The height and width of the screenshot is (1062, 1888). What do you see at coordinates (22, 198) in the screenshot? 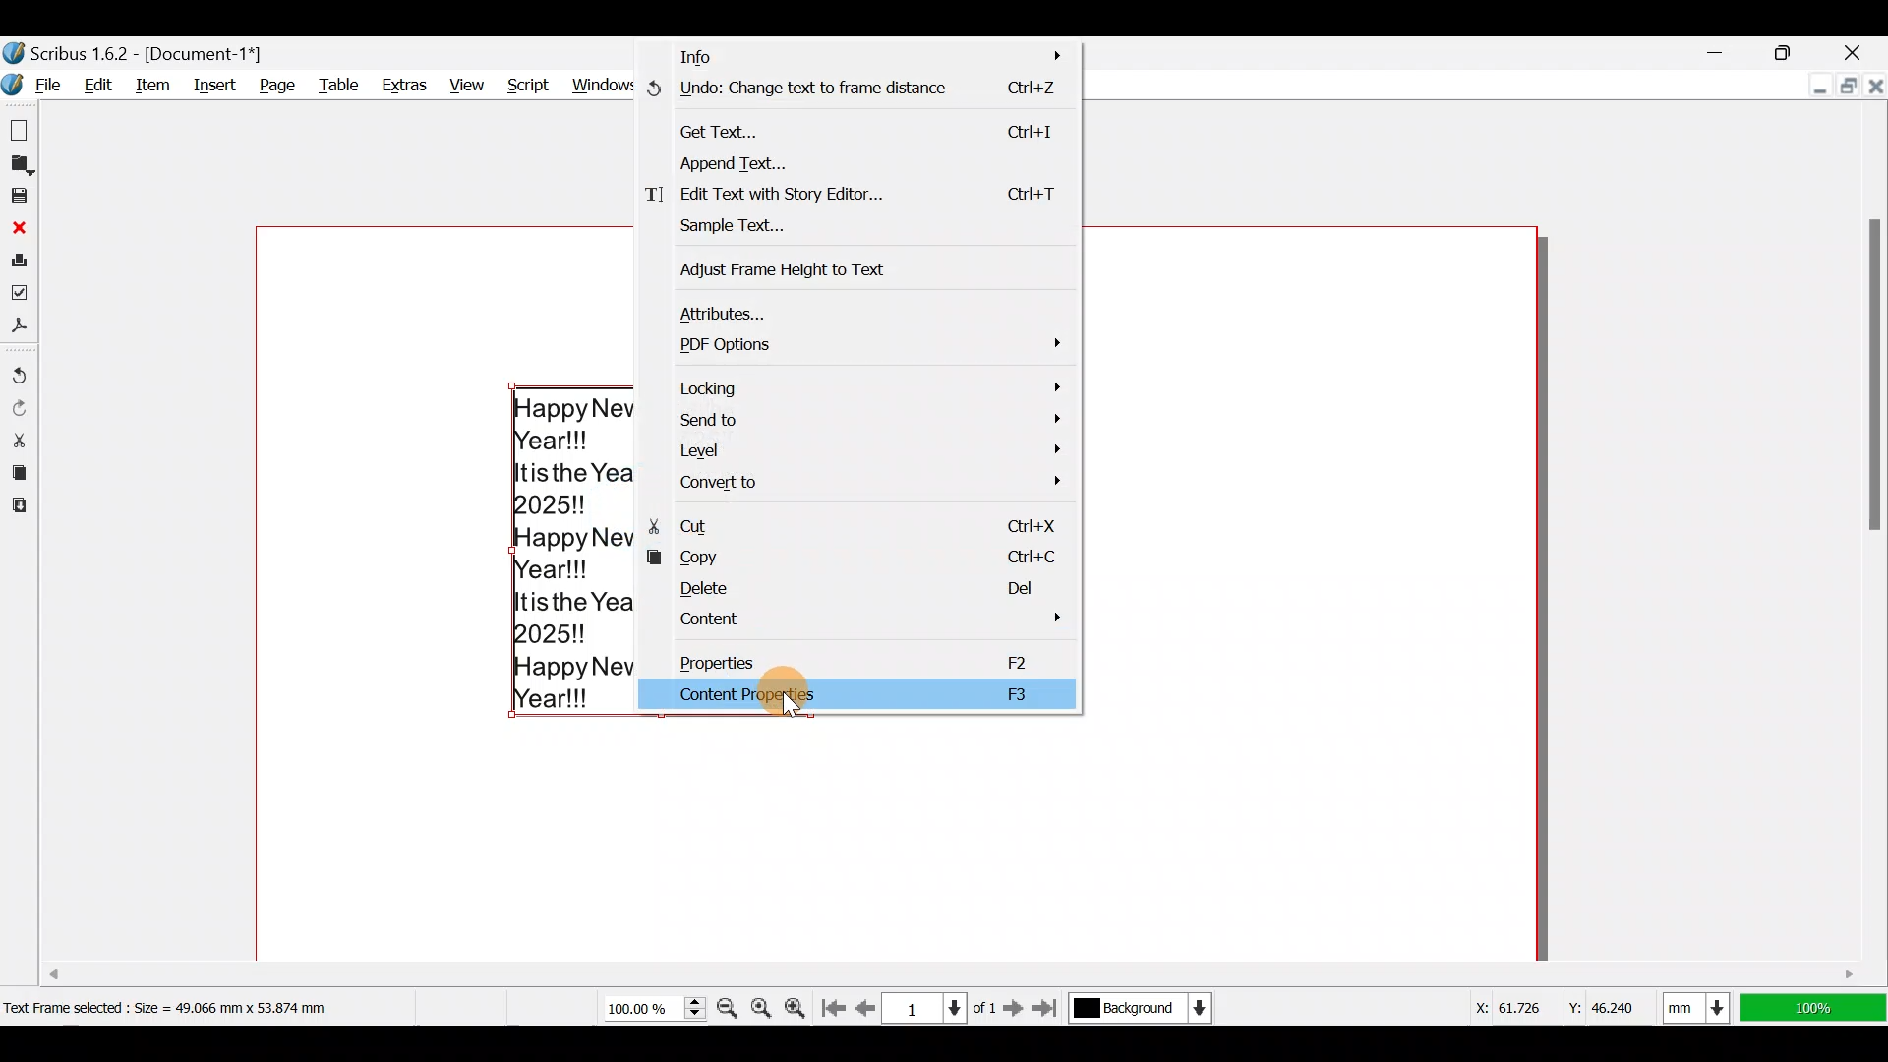
I see `Save` at bounding box center [22, 198].